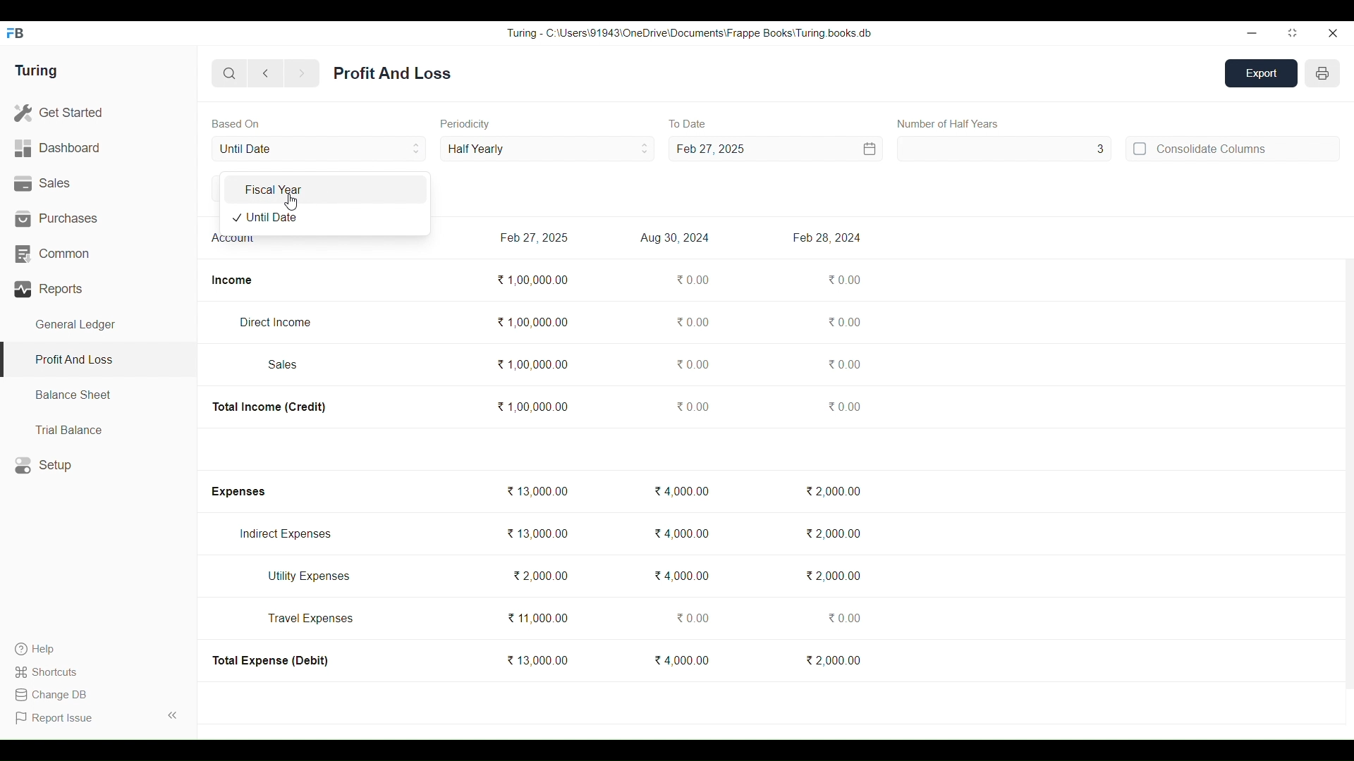 This screenshot has width=1354, height=761. What do you see at coordinates (233, 241) in the screenshot?
I see `Account` at bounding box center [233, 241].